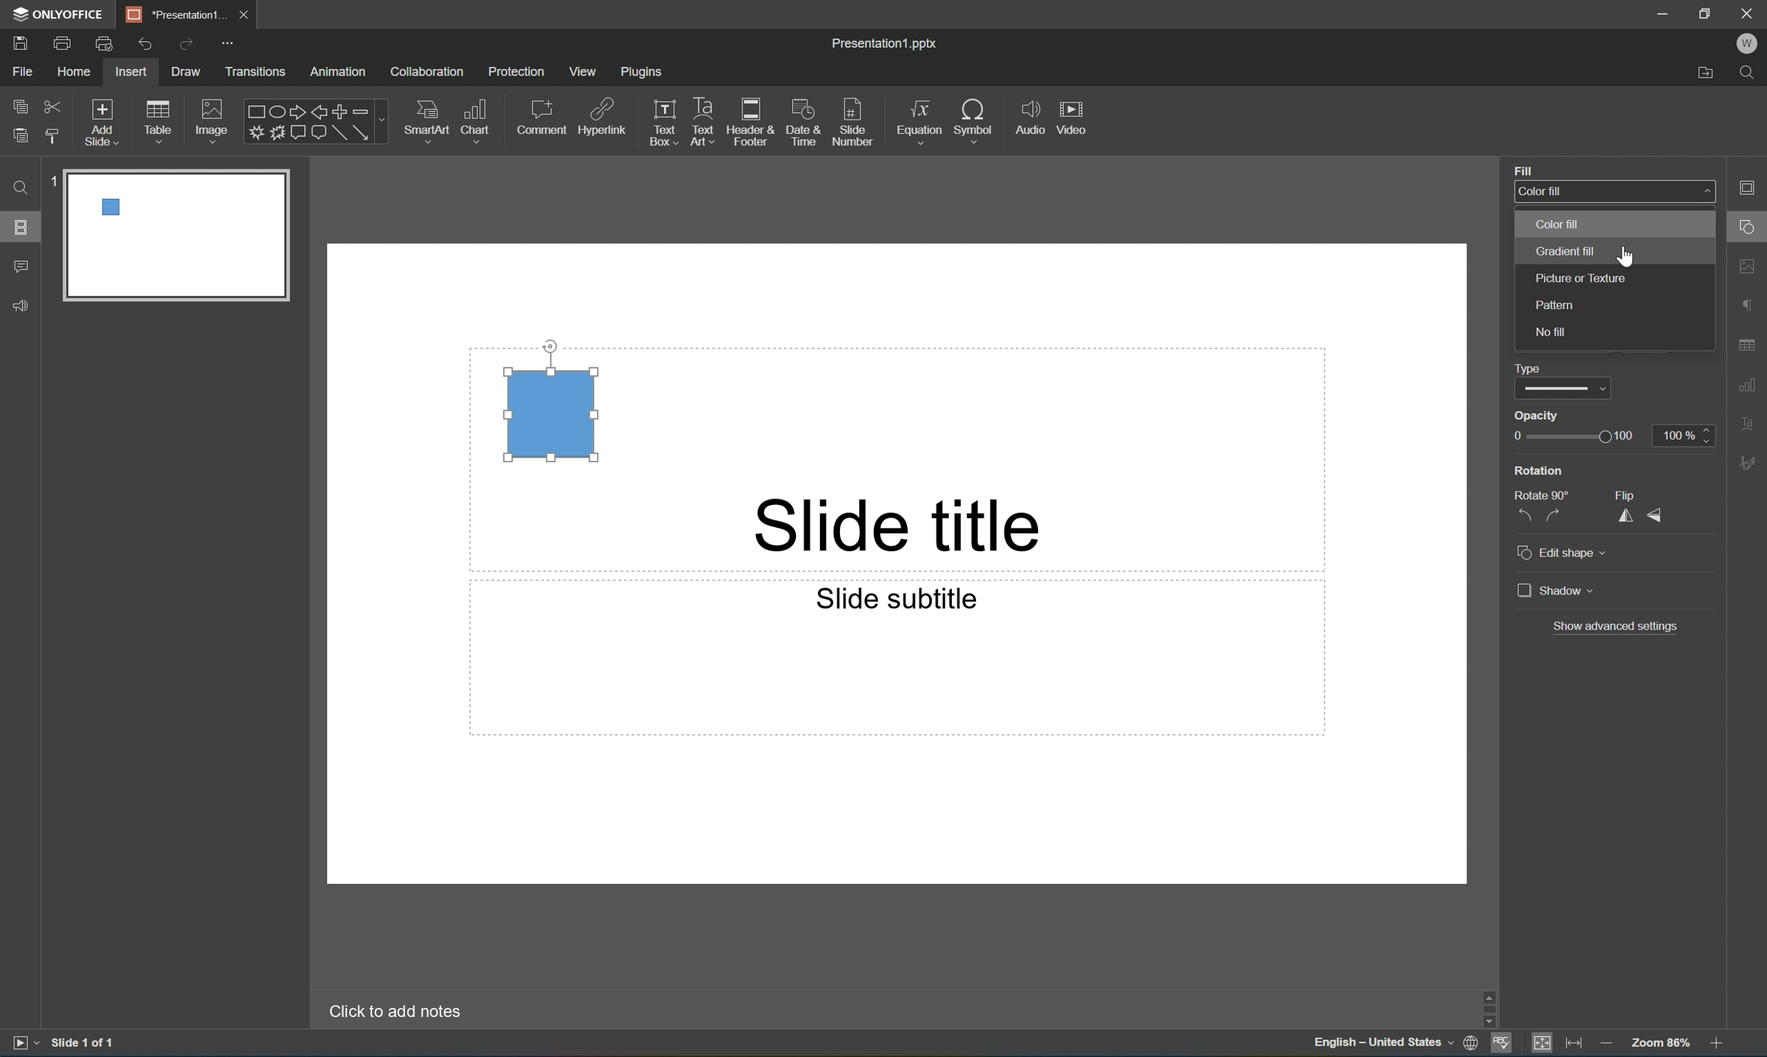 The height and width of the screenshot is (1057, 1767). I want to click on Fit to width, so click(1576, 1042).